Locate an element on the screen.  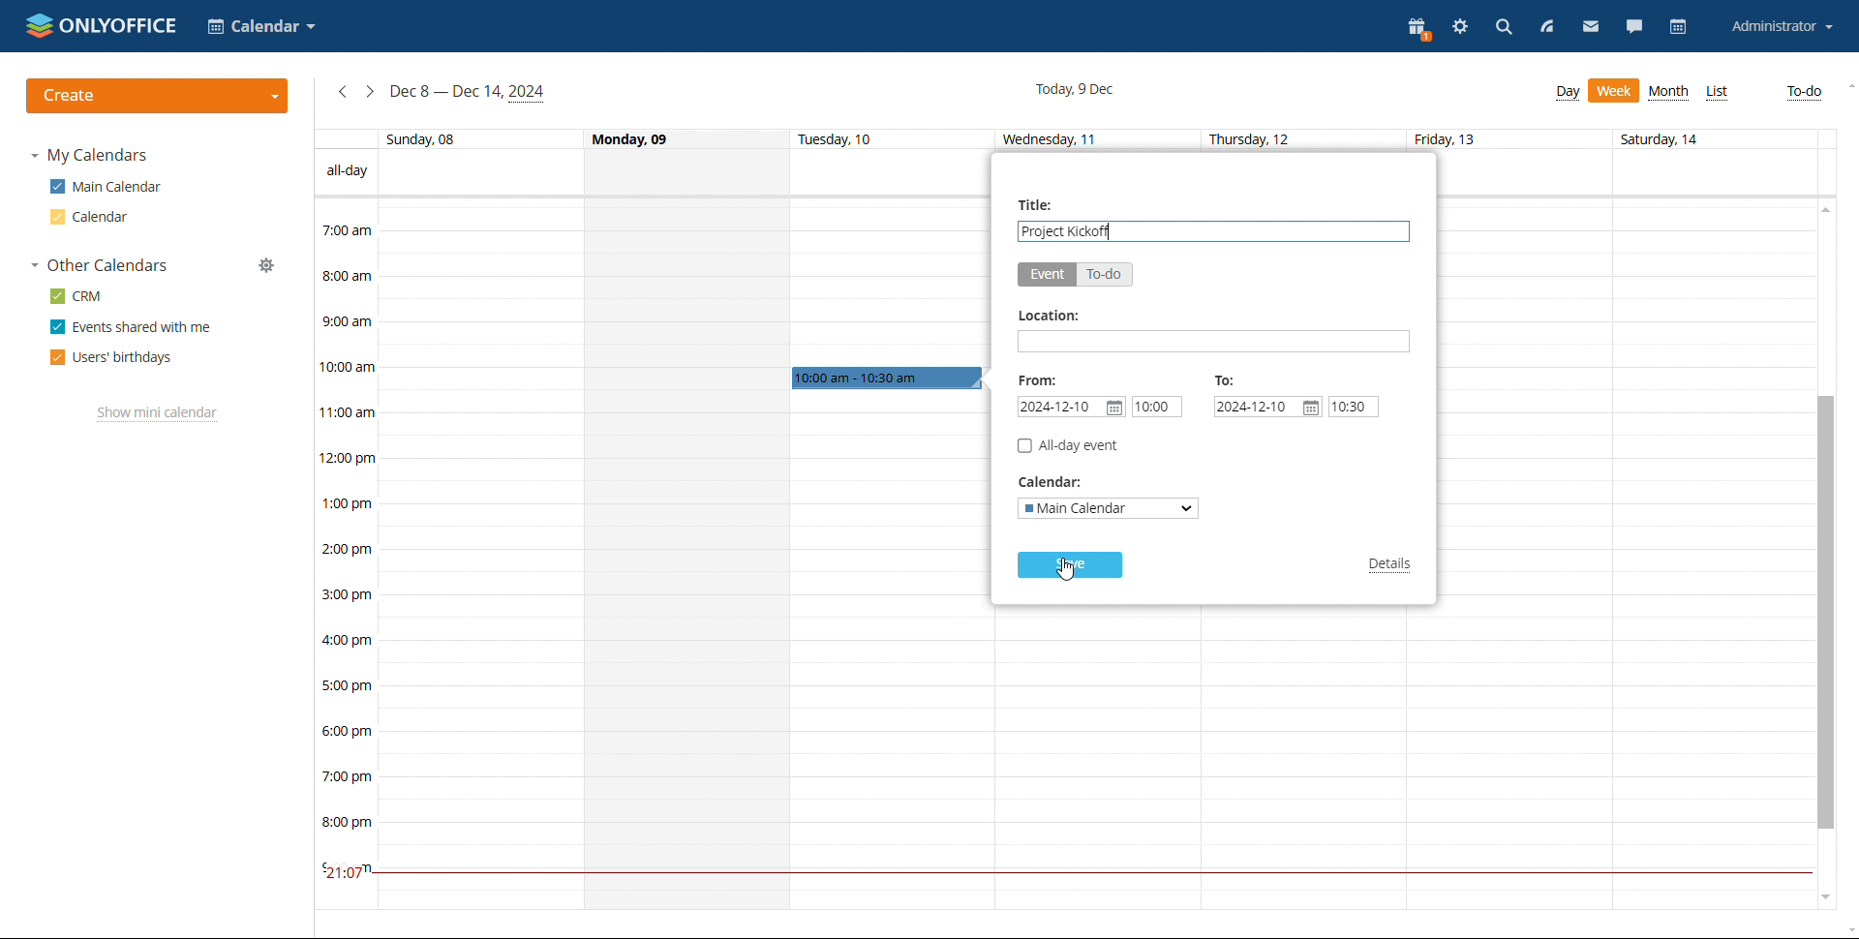
talk is located at coordinates (1632, 28).